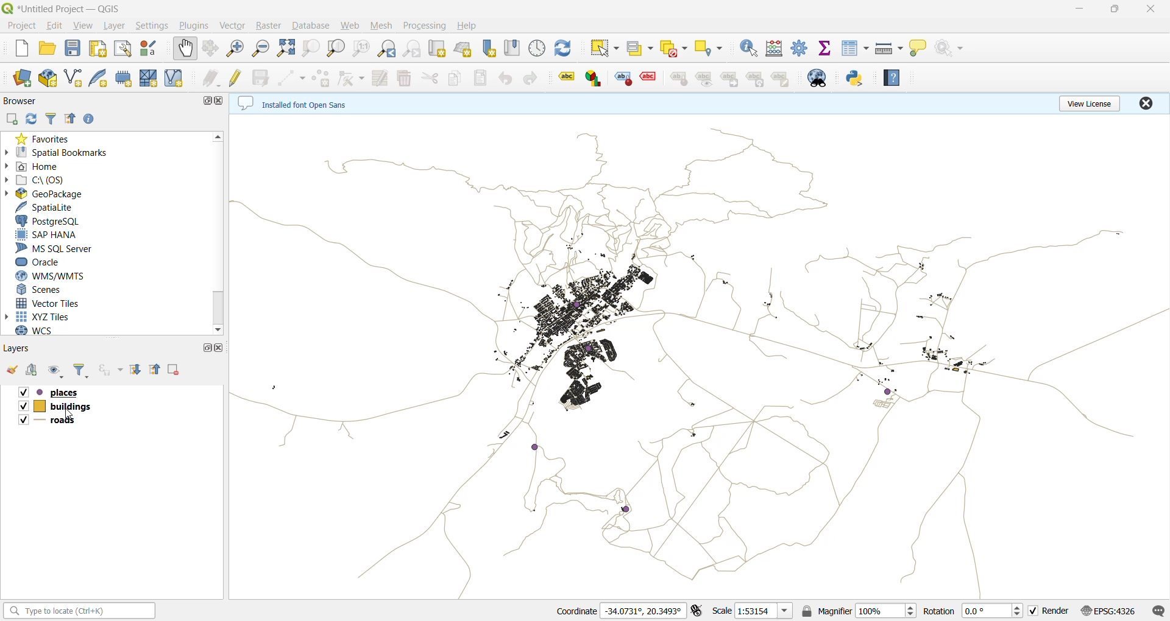  What do you see at coordinates (921, 51) in the screenshot?
I see `show tips` at bounding box center [921, 51].